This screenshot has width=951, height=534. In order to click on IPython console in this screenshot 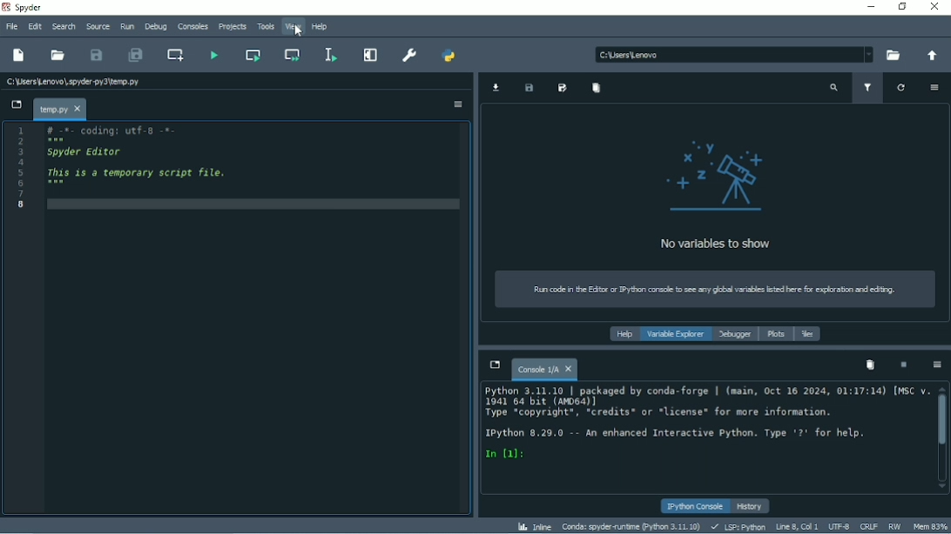, I will do `click(695, 507)`.